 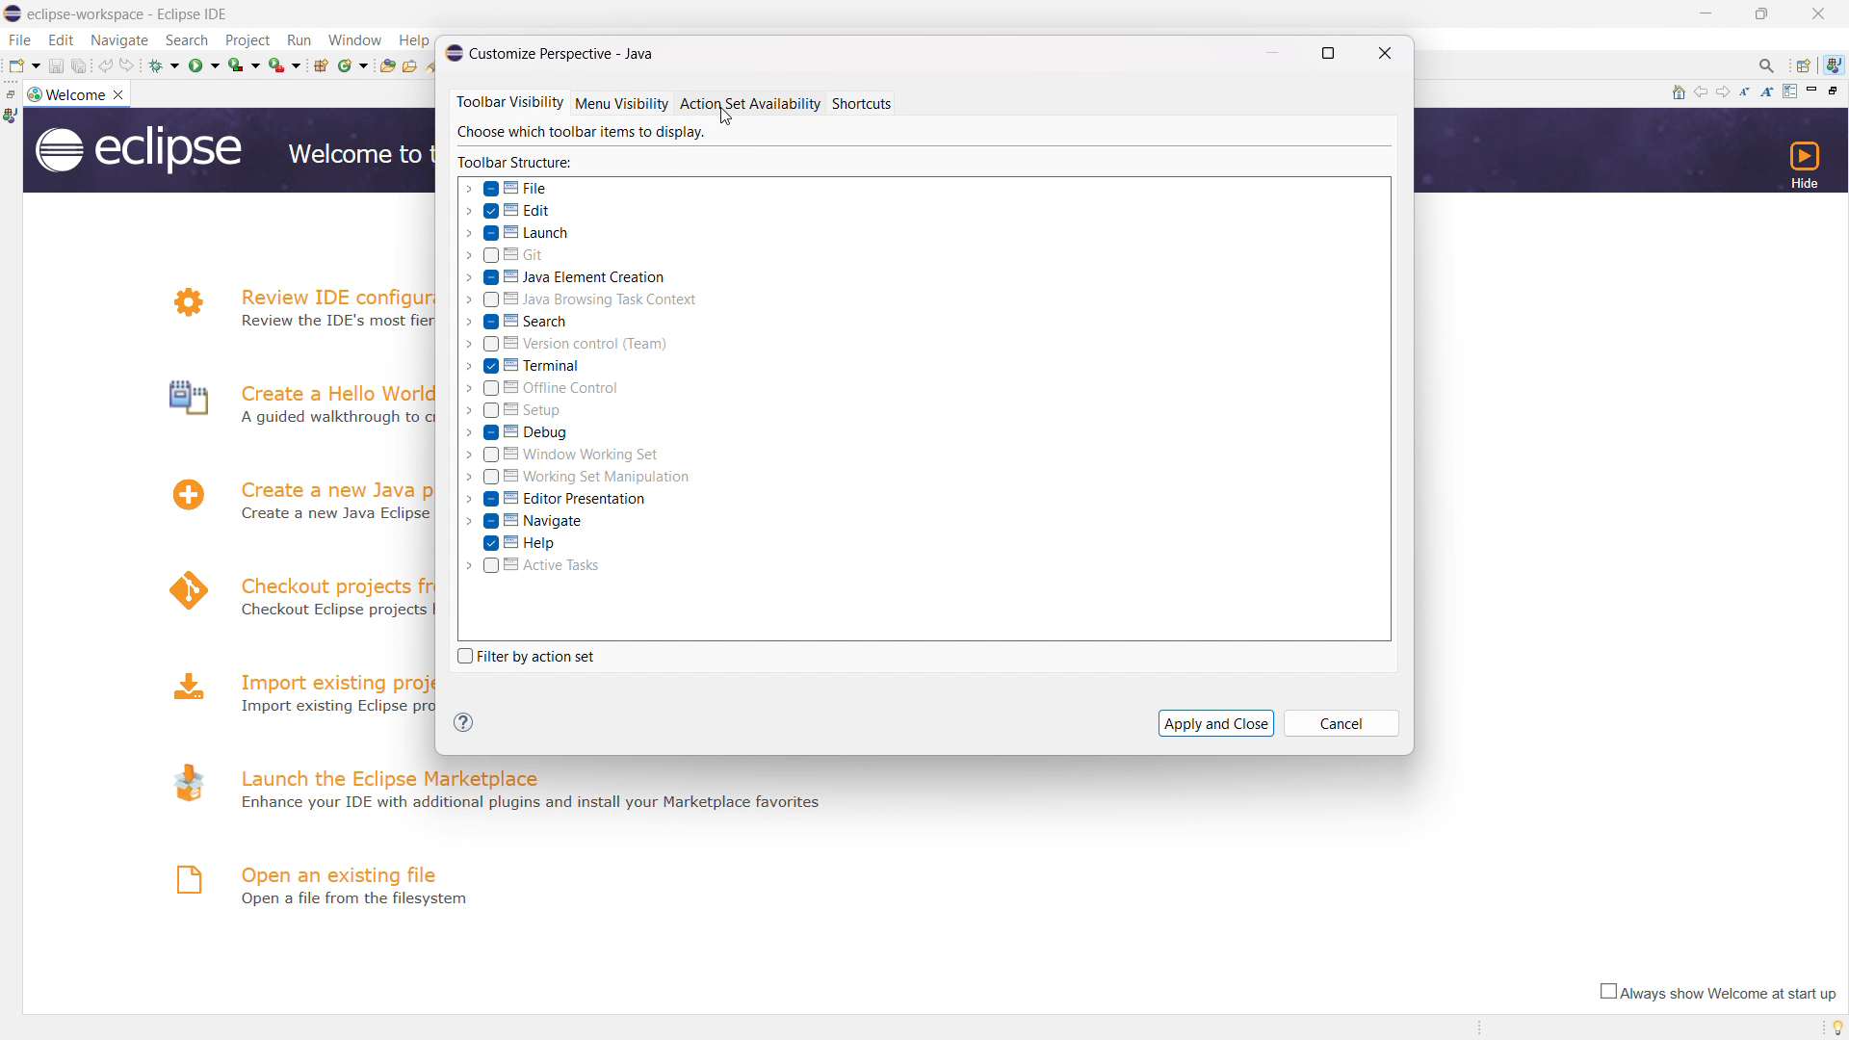 What do you see at coordinates (120, 40) in the screenshot?
I see `navigate` at bounding box center [120, 40].